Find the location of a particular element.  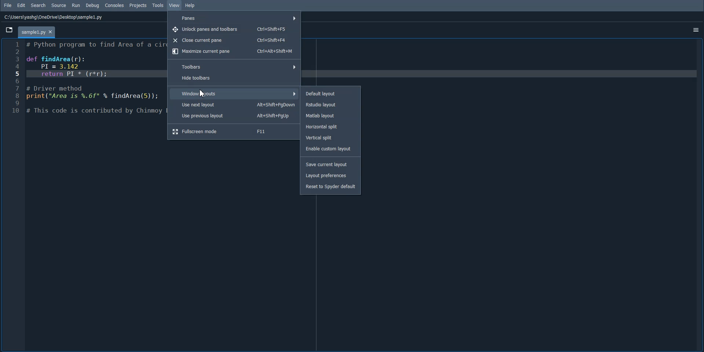

Tools is located at coordinates (158, 5).